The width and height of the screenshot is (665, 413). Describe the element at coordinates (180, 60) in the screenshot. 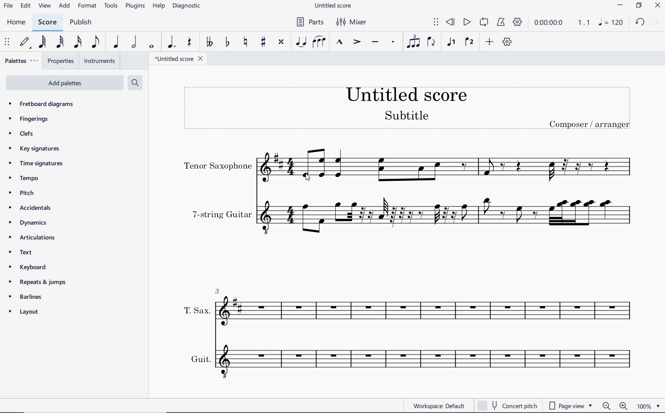

I see `FILE NAME` at that location.